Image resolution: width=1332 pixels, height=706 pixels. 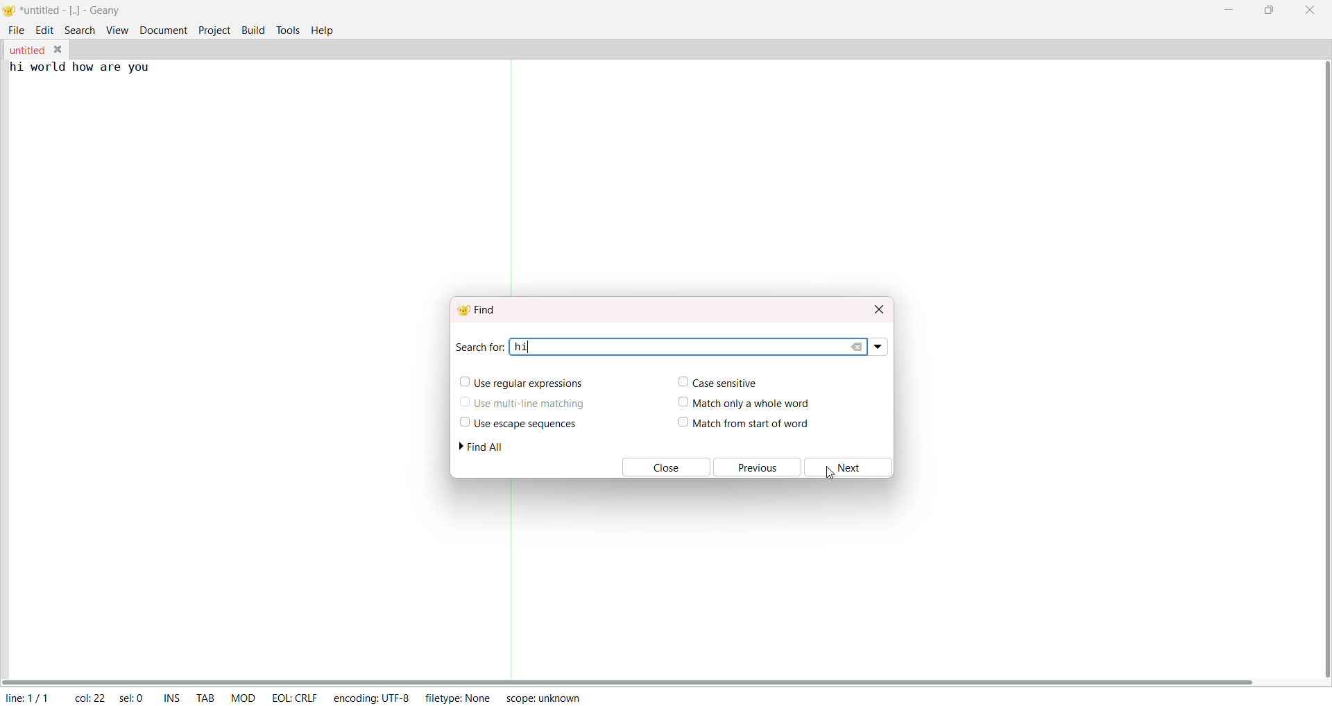 What do you see at coordinates (206, 696) in the screenshot?
I see `tab` at bounding box center [206, 696].